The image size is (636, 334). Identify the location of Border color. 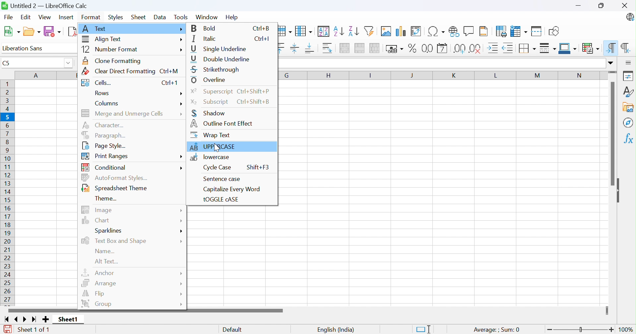
(568, 49).